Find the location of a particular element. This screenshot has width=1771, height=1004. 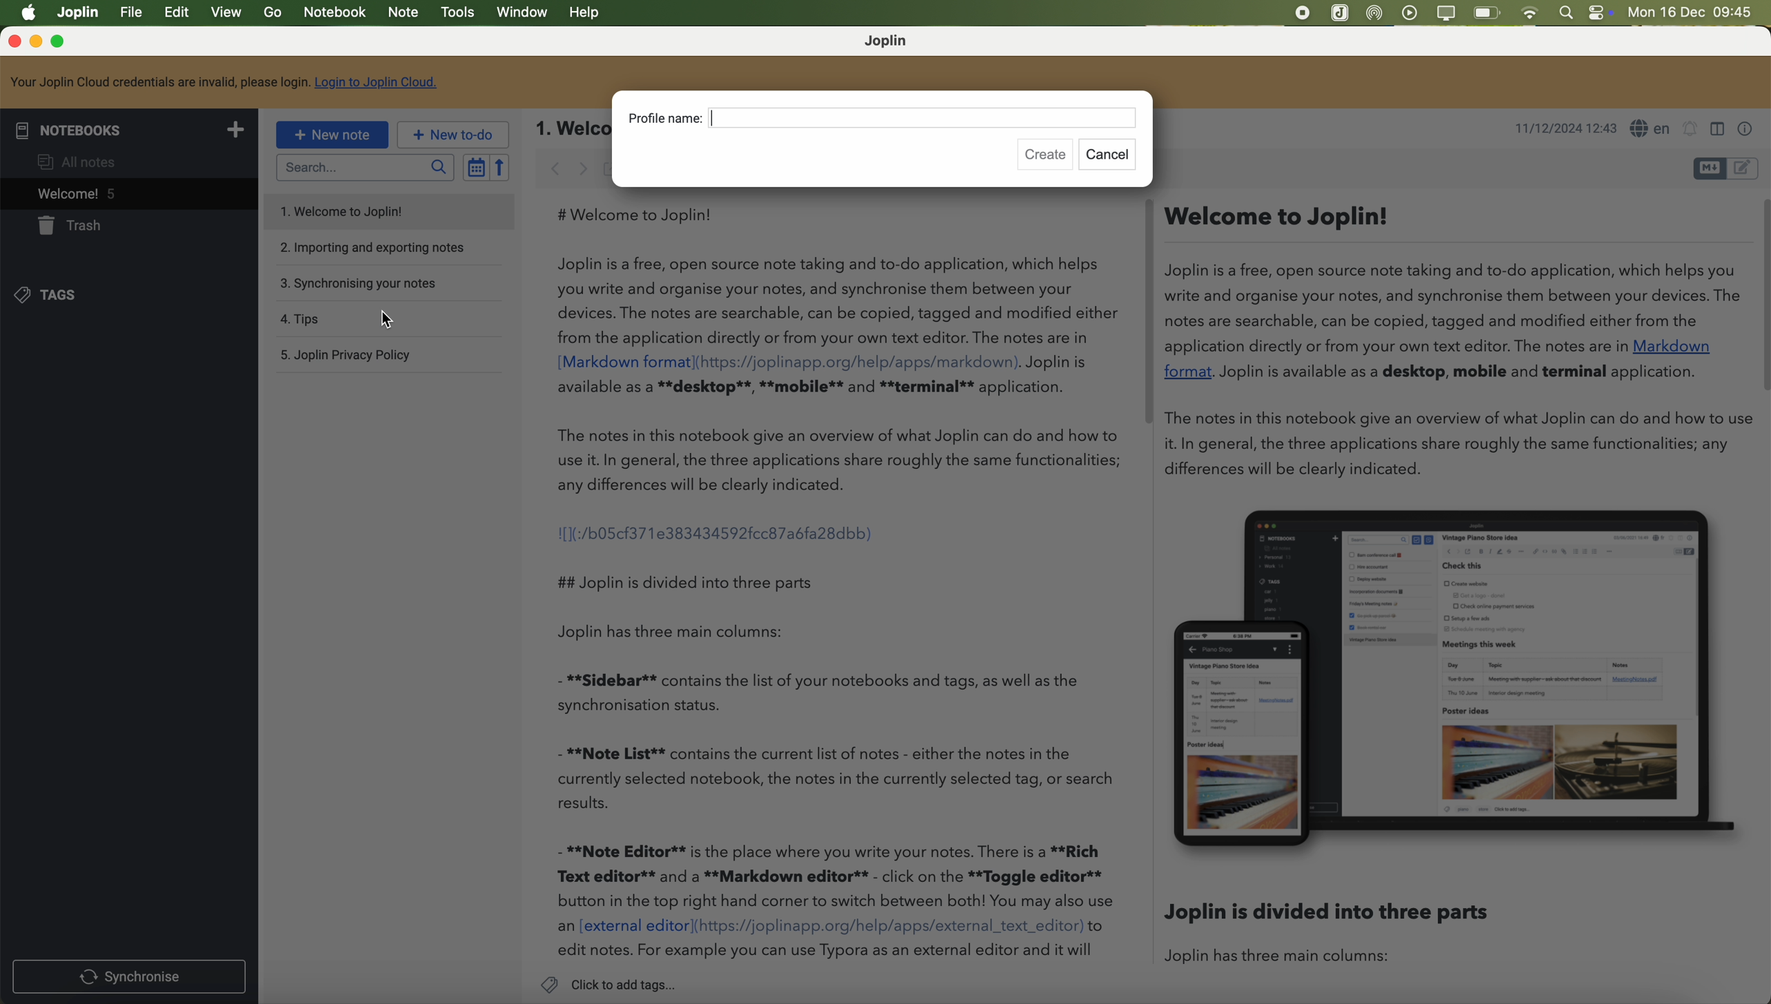

I[1(:/b05cf371e383434592fcc87a6fa28dbb) is located at coordinates (718, 532).